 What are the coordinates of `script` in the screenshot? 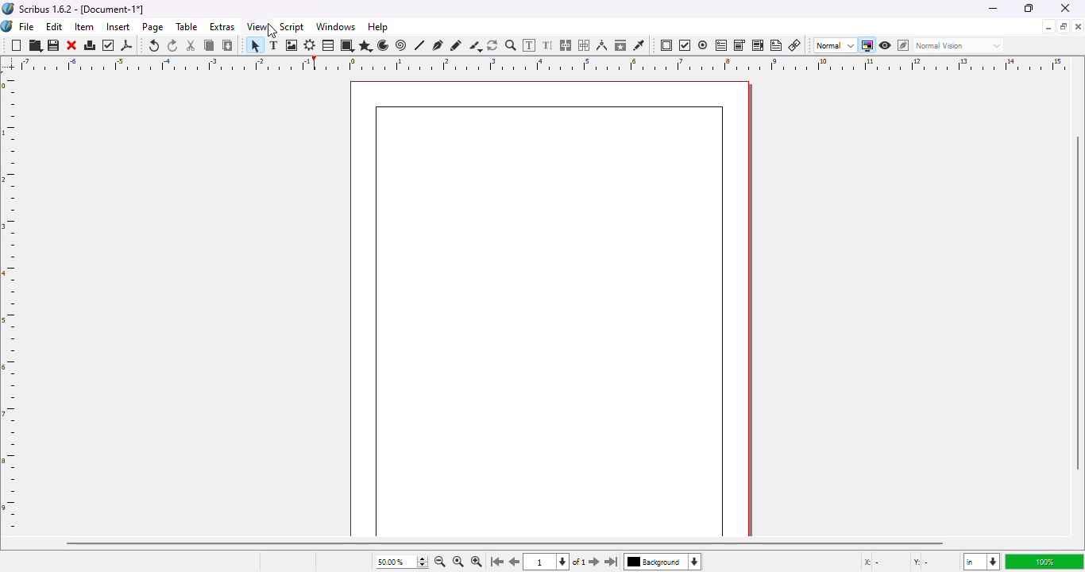 It's located at (292, 27).